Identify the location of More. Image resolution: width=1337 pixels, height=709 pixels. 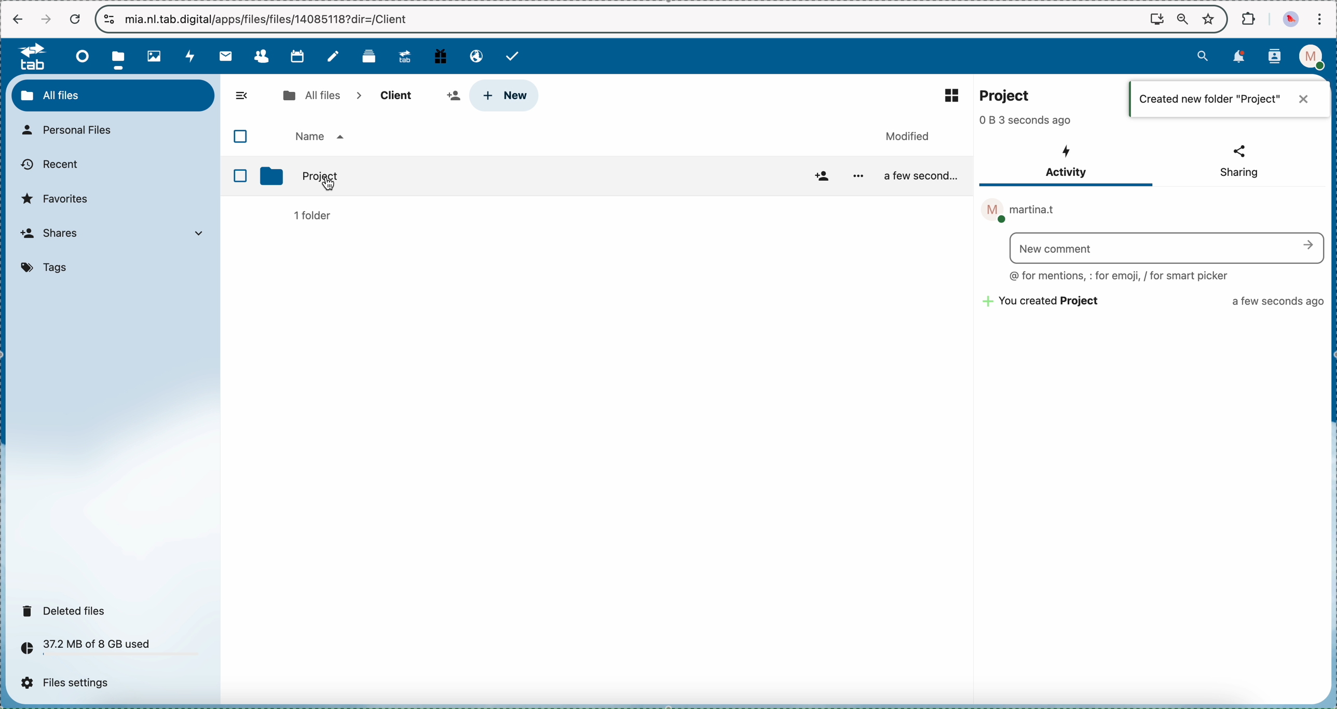
(859, 174).